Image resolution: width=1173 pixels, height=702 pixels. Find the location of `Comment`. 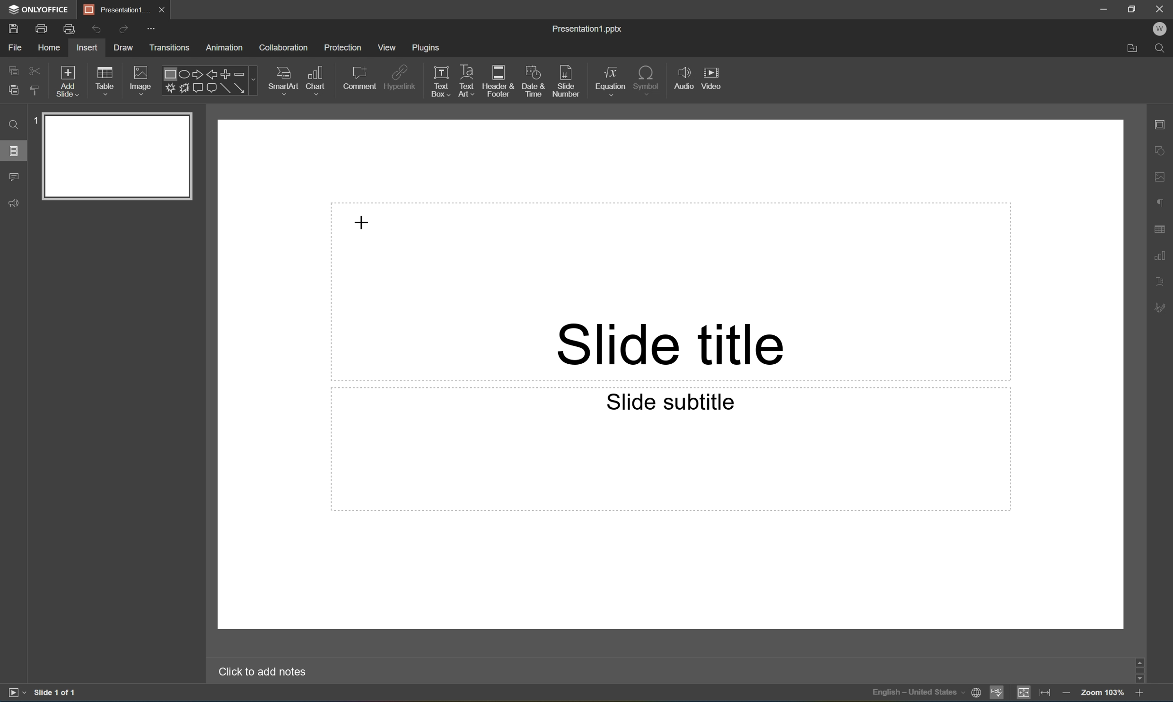

Comment is located at coordinates (15, 178).